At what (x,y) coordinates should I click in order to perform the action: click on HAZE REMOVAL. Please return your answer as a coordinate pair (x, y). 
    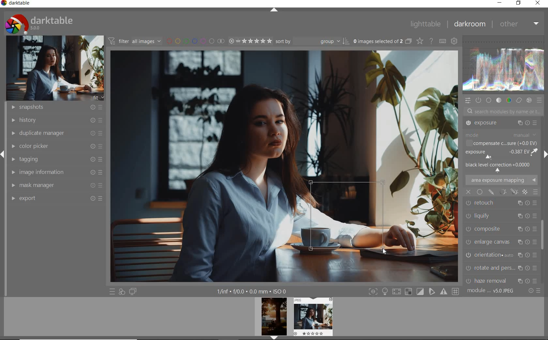
    Looking at the image, I should click on (501, 240).